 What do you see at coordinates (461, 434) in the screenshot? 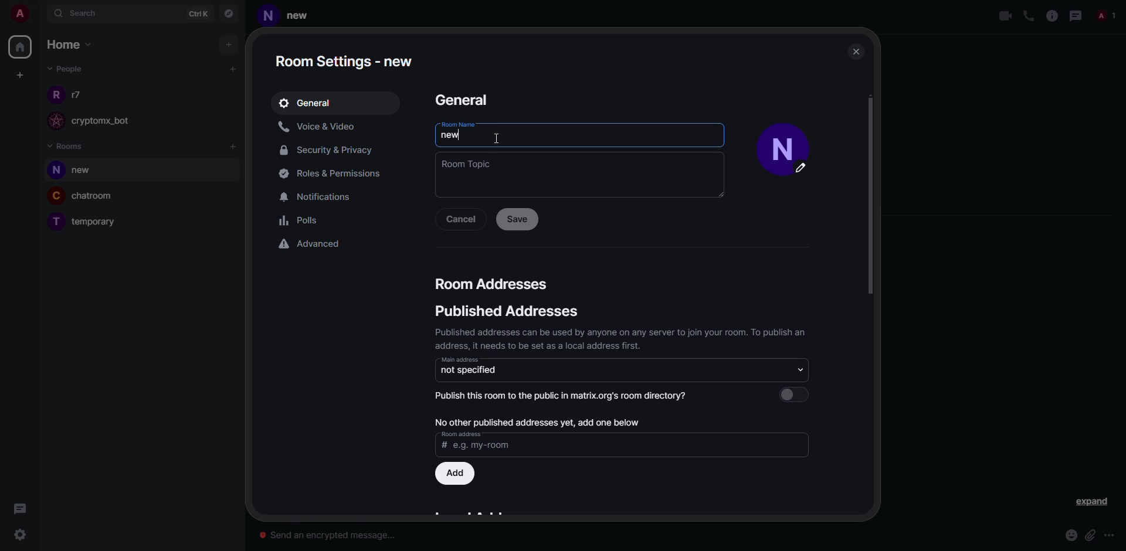
I see `room address` at bounding box center [461, 434].